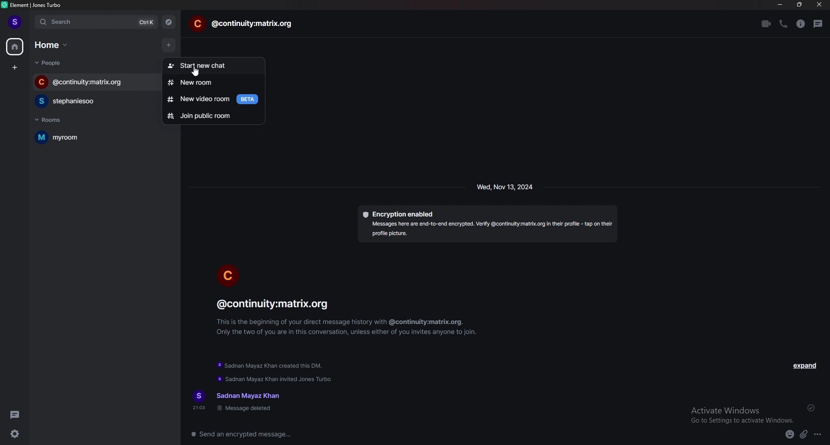 The image size is (830, 445). What do you see at coordinates (766, 24) in the screenshot?
I see `video call` at bounding box center [766, 24].